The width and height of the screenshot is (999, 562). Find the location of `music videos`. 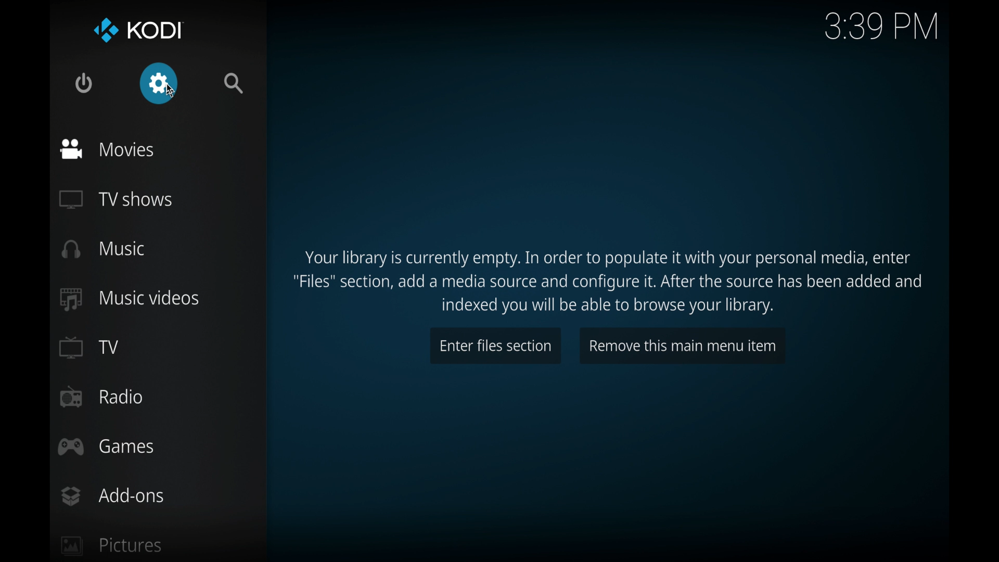

music videos is located at coordinates (129, 299).